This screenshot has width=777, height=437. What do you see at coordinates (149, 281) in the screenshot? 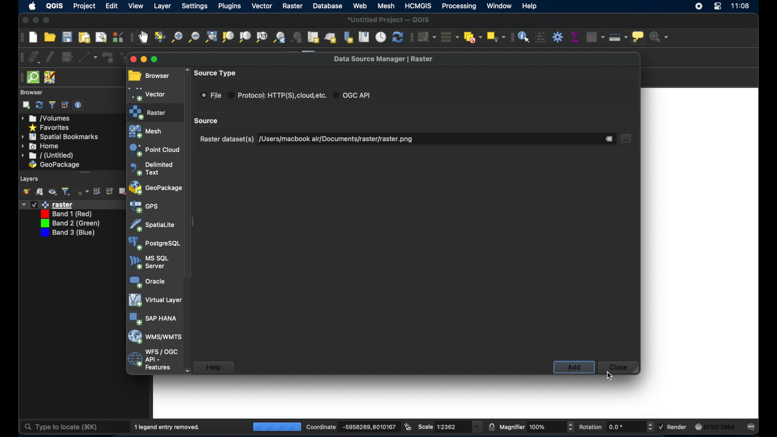
I see `oracle` at bounding box center [149, 281].